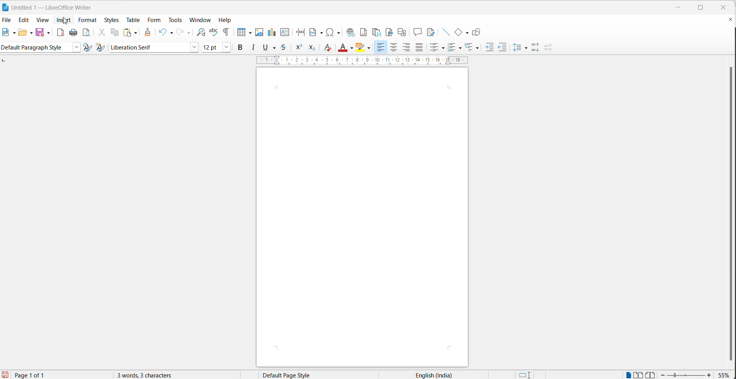 The width and height of the screenshot is (736, 379). Describe the element at coordinates (64, 21) in the screenshot. I see `insert` at that location.